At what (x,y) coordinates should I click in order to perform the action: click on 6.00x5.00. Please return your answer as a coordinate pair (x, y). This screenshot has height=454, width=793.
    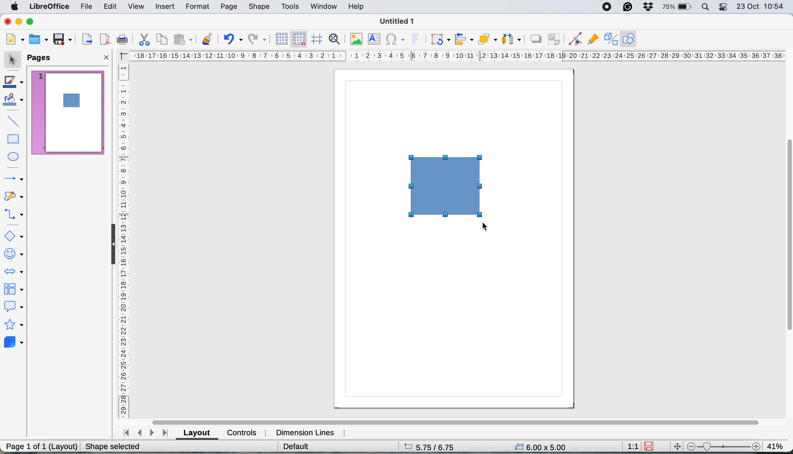
    Looking at the image, I should click on (535, 446).